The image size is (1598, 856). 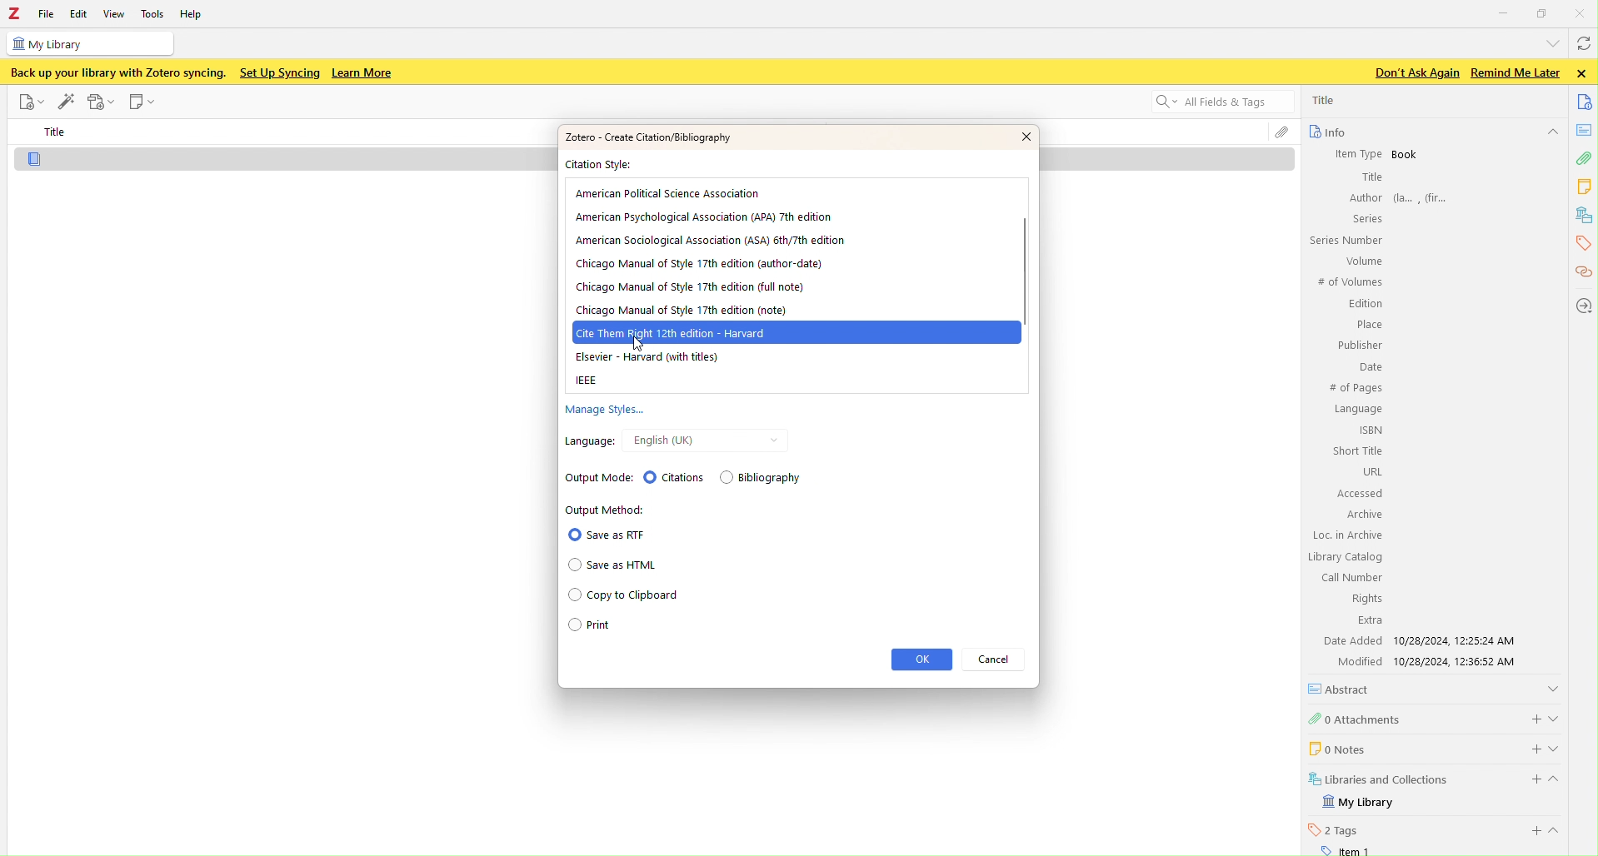 I want to click on Citation Style:, so click(x=602, y=166).